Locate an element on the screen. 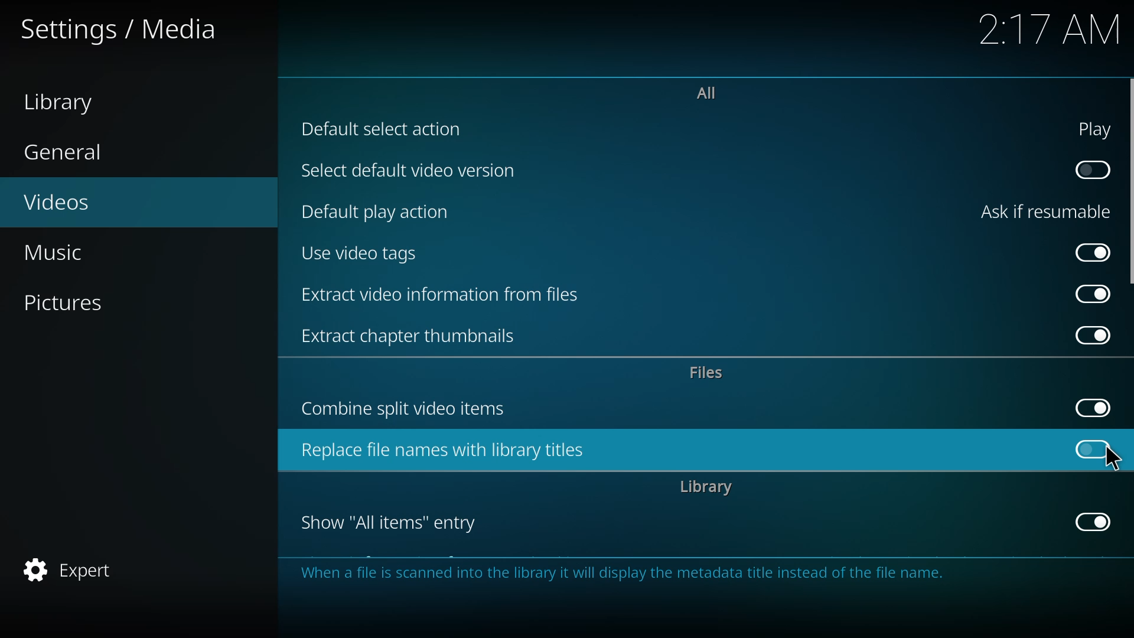 Image resolution: width=1134 pixels, height=638 pixels. ask is located at coordinates (1044, 212).